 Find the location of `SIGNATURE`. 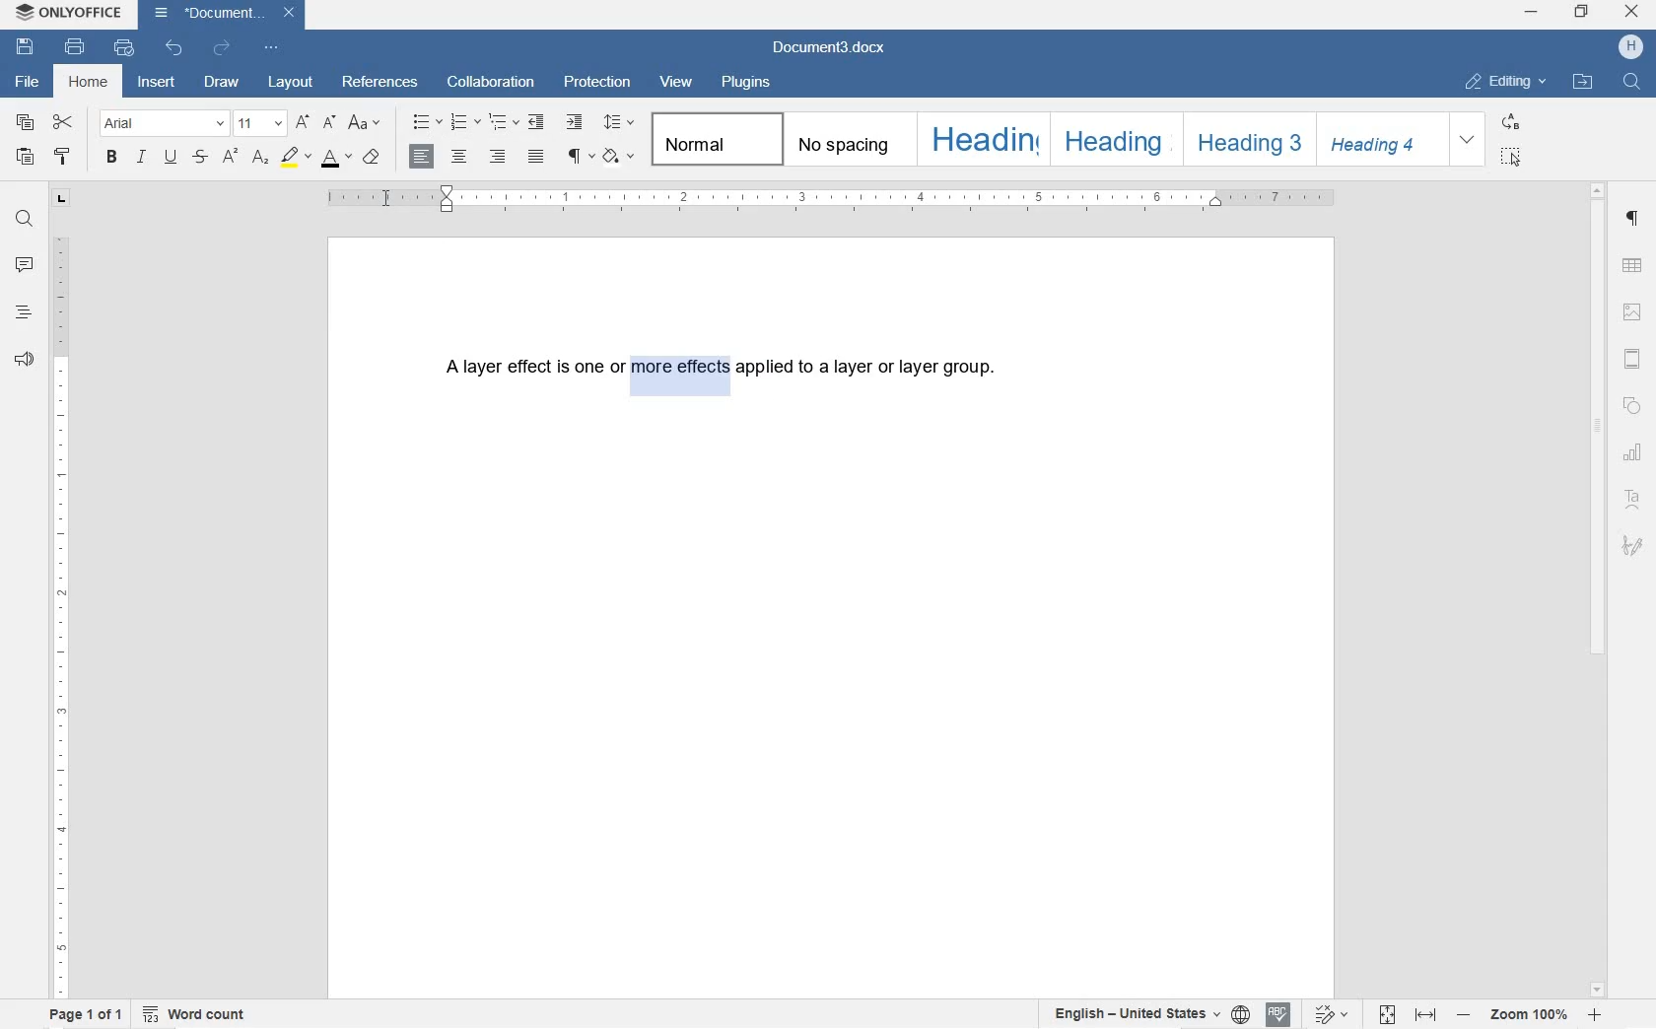

SIGNATURE is located at coordinates (1633, 543).